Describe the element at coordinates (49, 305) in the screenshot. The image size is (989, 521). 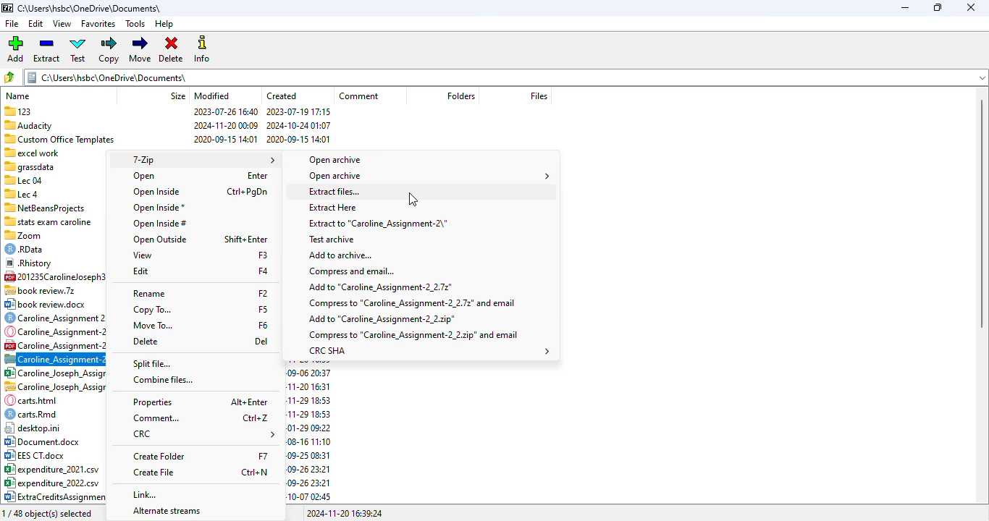
I see `03: book review.docx 12655 2020-09-24 10:44 2020-09-25 08:31` at that location.